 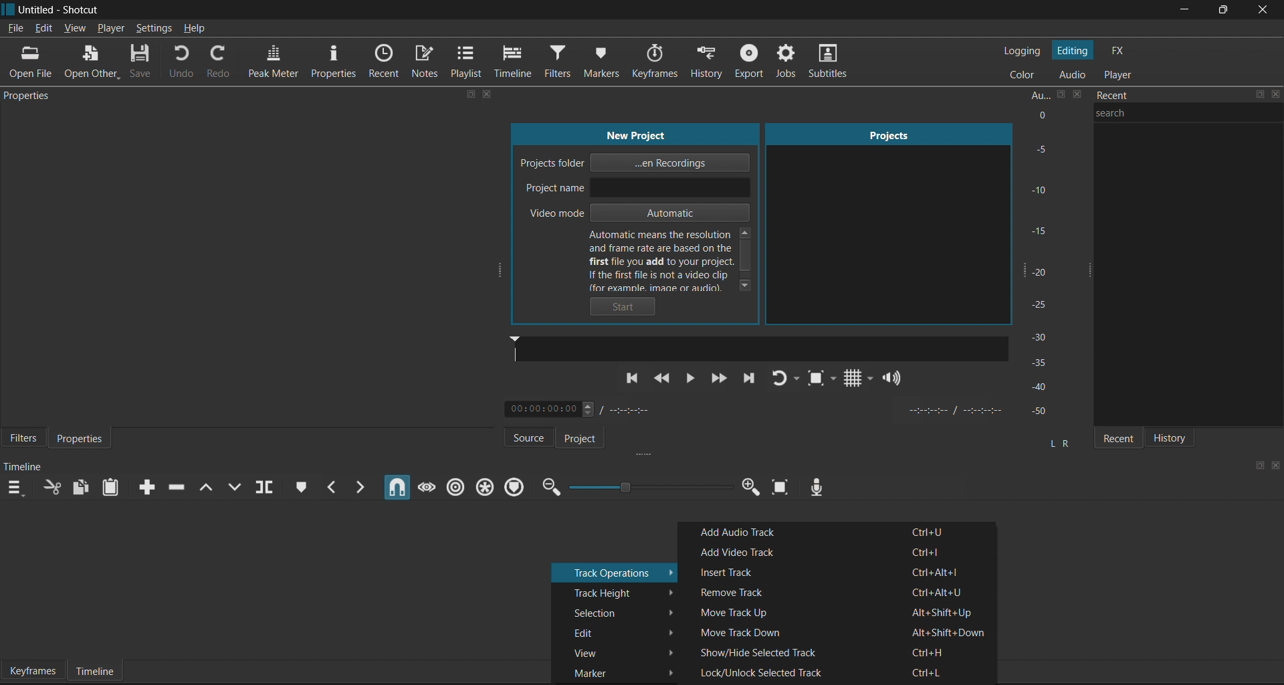 I want to click on Zoom timeline to fit, so click(x=780, y=491).